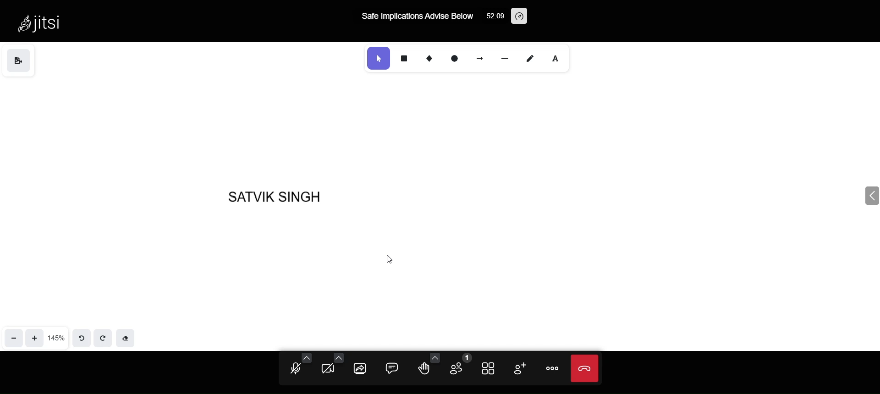 The width and height of the screenshot is (880, 394). What do you see at coordinates (393, 368) in the screenshot?
I see `open chat box` at bounding box center [393, 368].